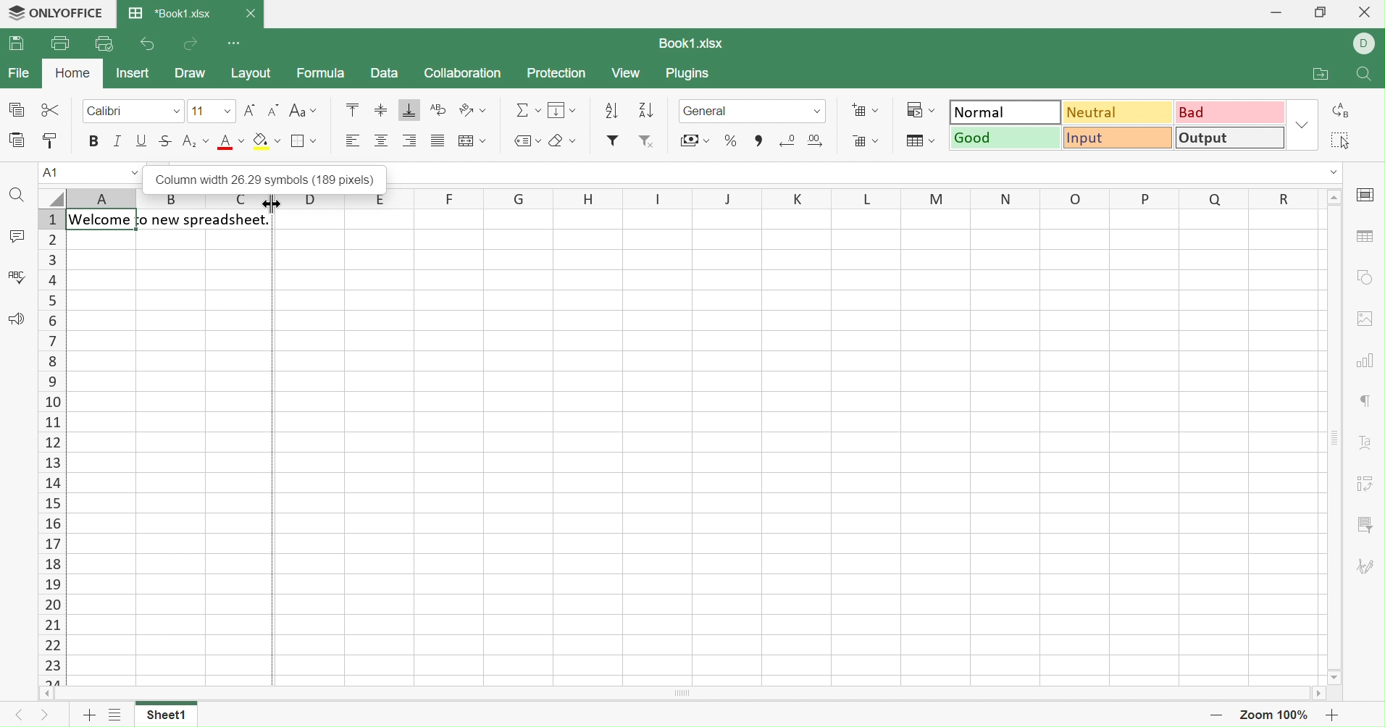  I want to click on Open file location, so click(1320, 74).